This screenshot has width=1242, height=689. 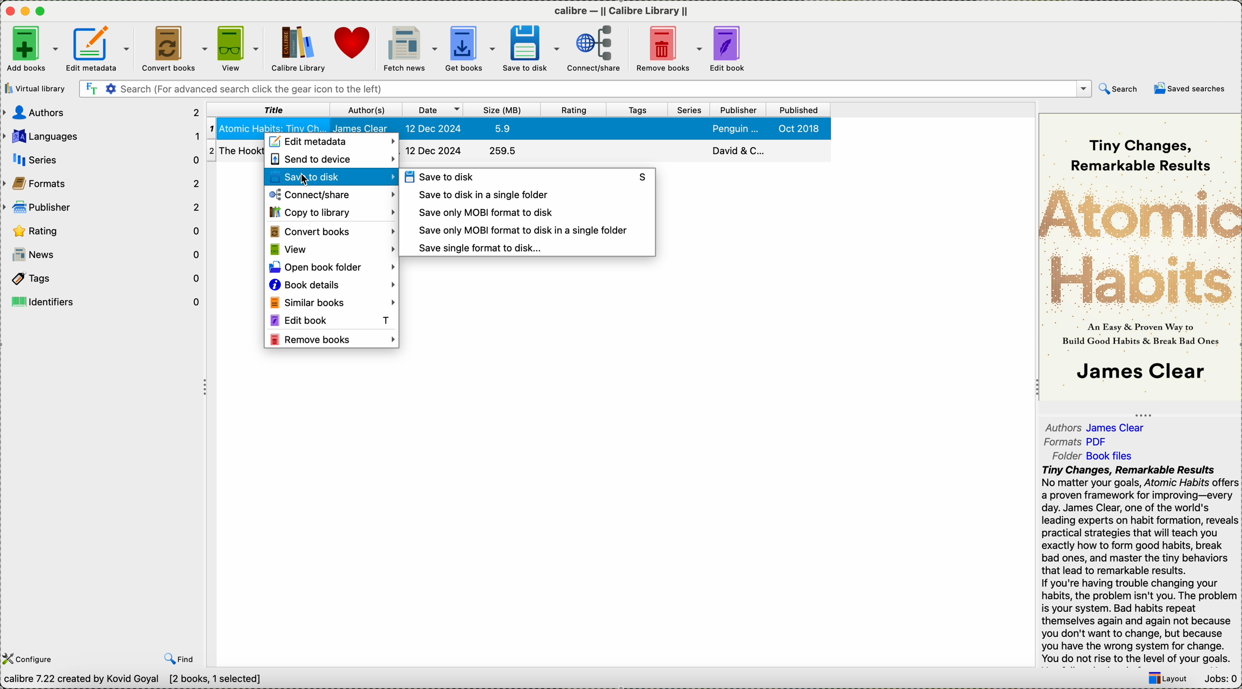 What do you see at coordinates (1219, 680) in the screenshot?
I see `Jobs: 0` at bounding box center [1219, 680].